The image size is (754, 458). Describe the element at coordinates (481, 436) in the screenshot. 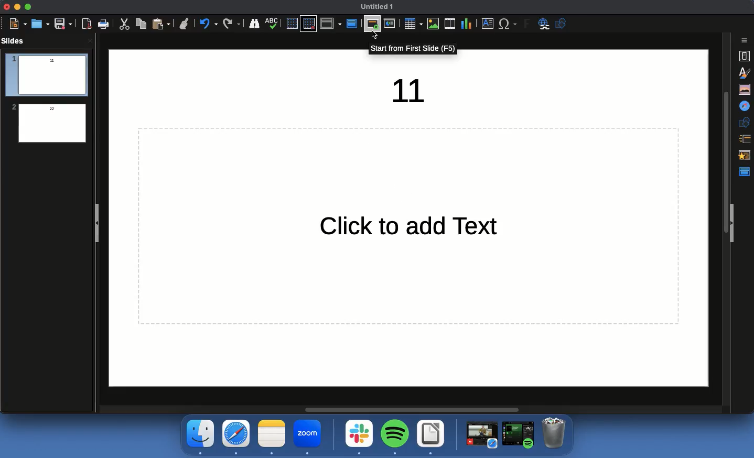

I see `Safari window` at that location.